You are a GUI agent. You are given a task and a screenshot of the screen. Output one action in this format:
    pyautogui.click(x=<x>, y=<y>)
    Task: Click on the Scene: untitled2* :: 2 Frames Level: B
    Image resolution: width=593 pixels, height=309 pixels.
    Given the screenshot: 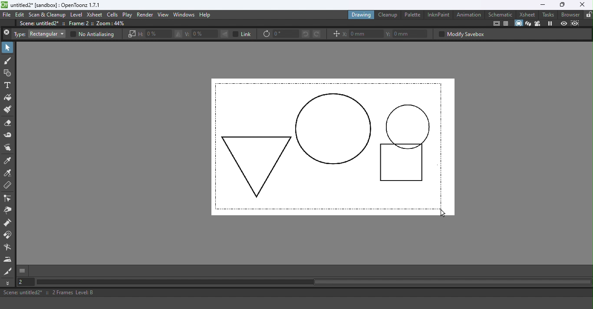 What is the action you would take?
    pyautogui.click(x=296, y=293)
    